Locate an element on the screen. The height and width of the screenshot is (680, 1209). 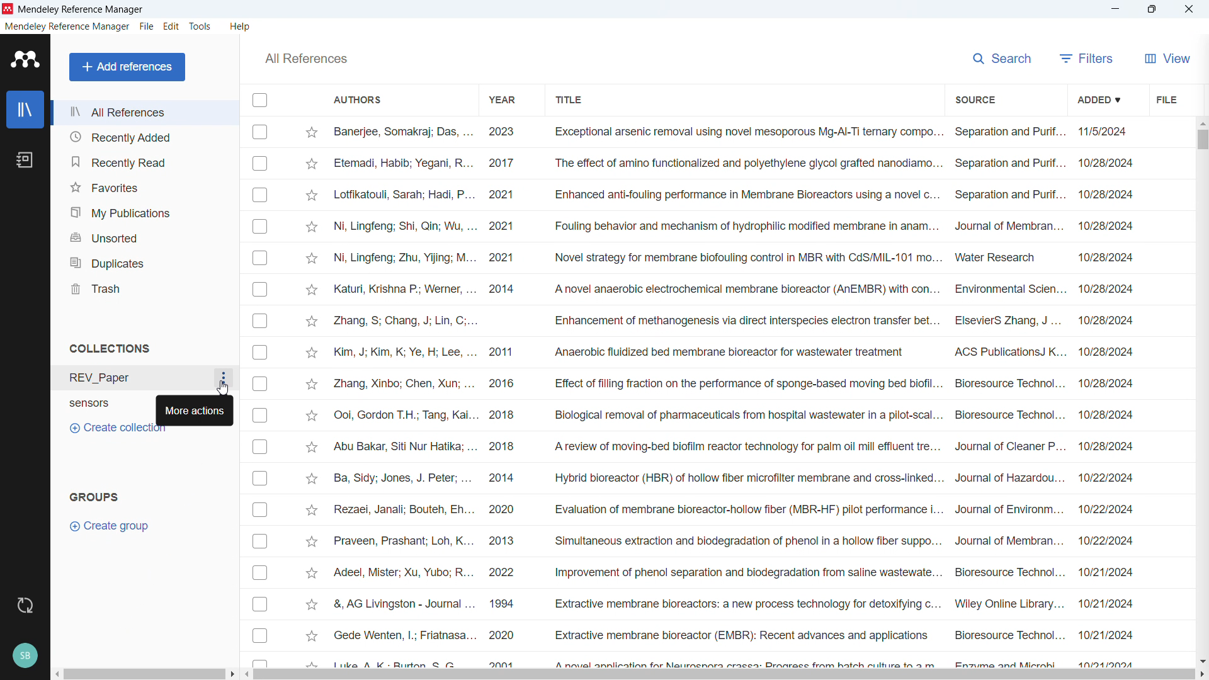
Cursor  is located at coordinates (223, 388).